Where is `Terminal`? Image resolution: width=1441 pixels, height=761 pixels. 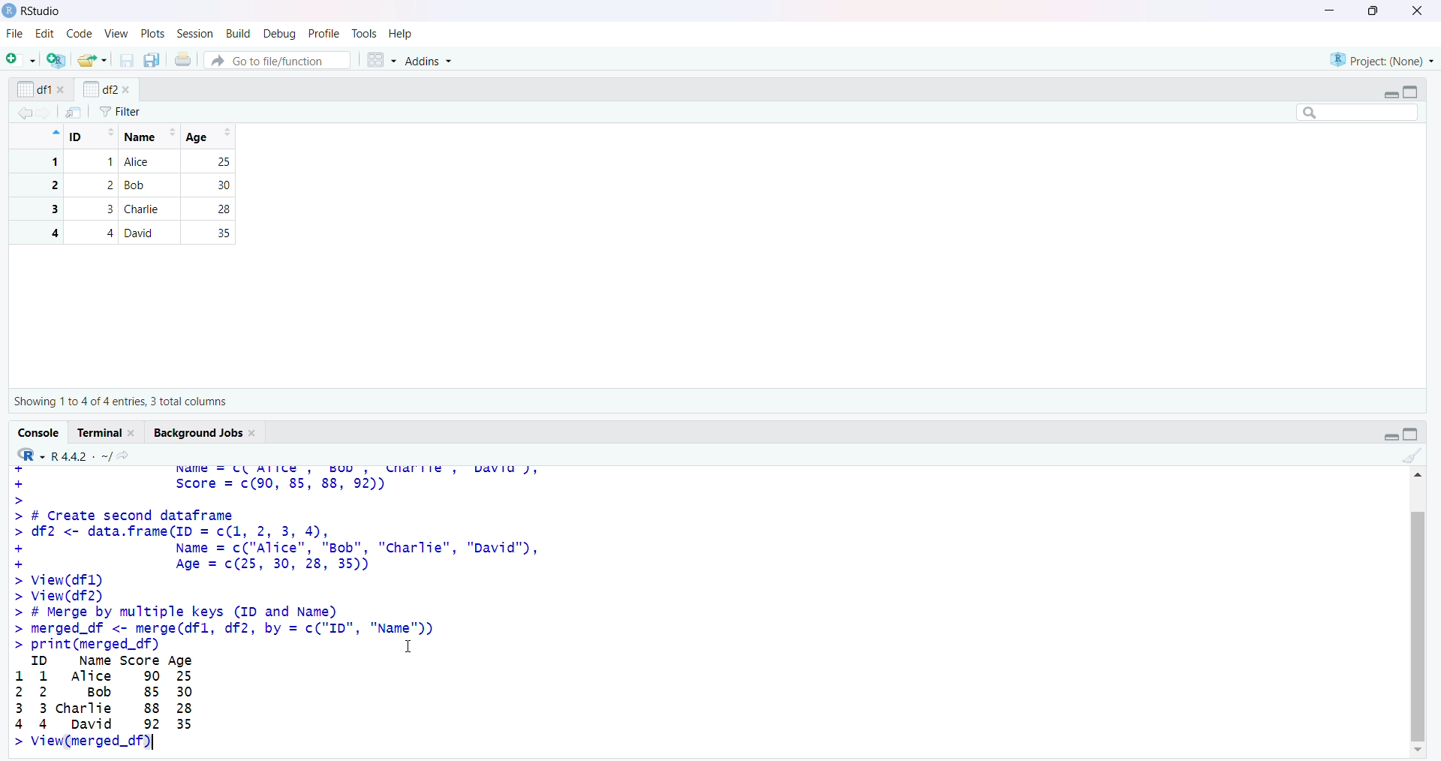
Terminal is located at coordinates (101, 432).